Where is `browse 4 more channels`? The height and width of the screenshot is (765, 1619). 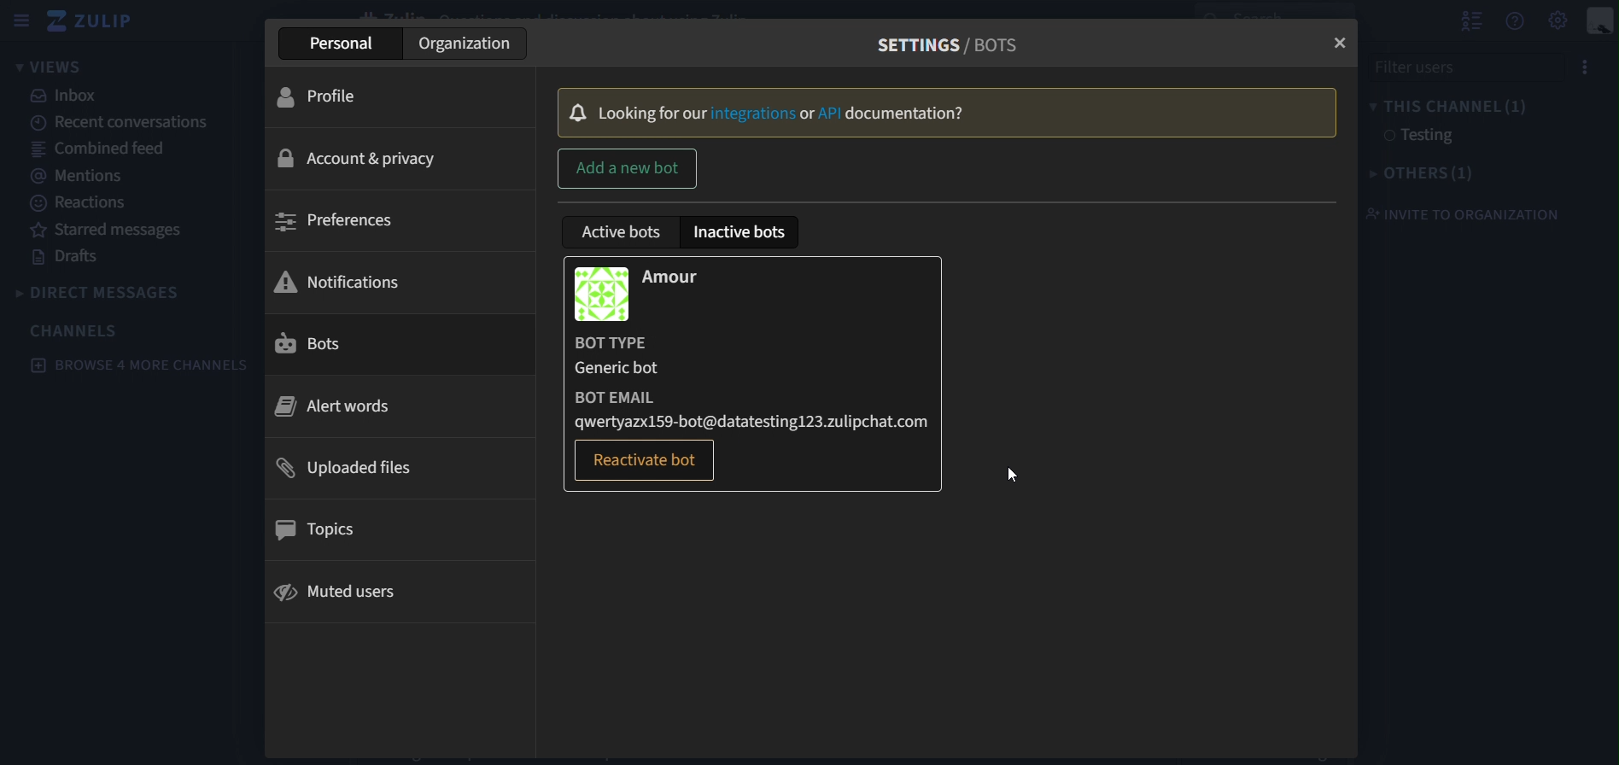 browse 4 more channels is located at coordinates (140, 365).